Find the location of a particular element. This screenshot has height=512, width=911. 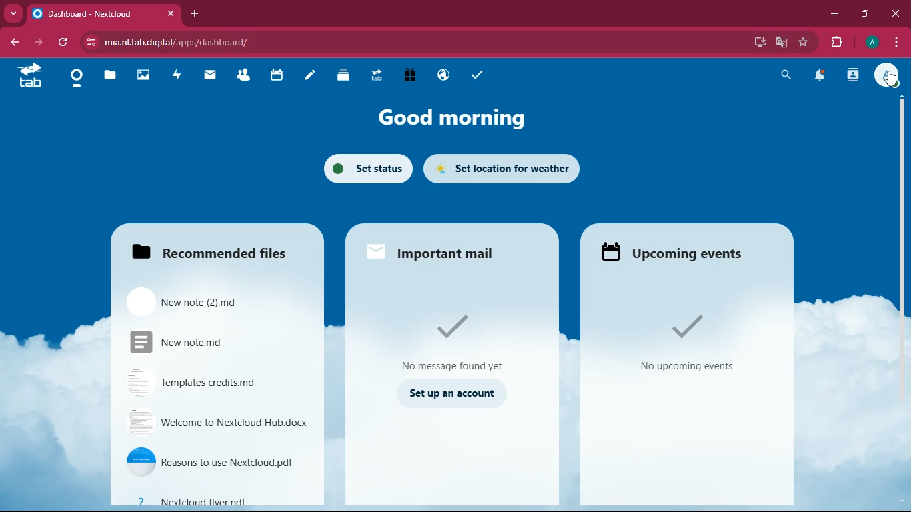

file is located at coordinates (205, 301).